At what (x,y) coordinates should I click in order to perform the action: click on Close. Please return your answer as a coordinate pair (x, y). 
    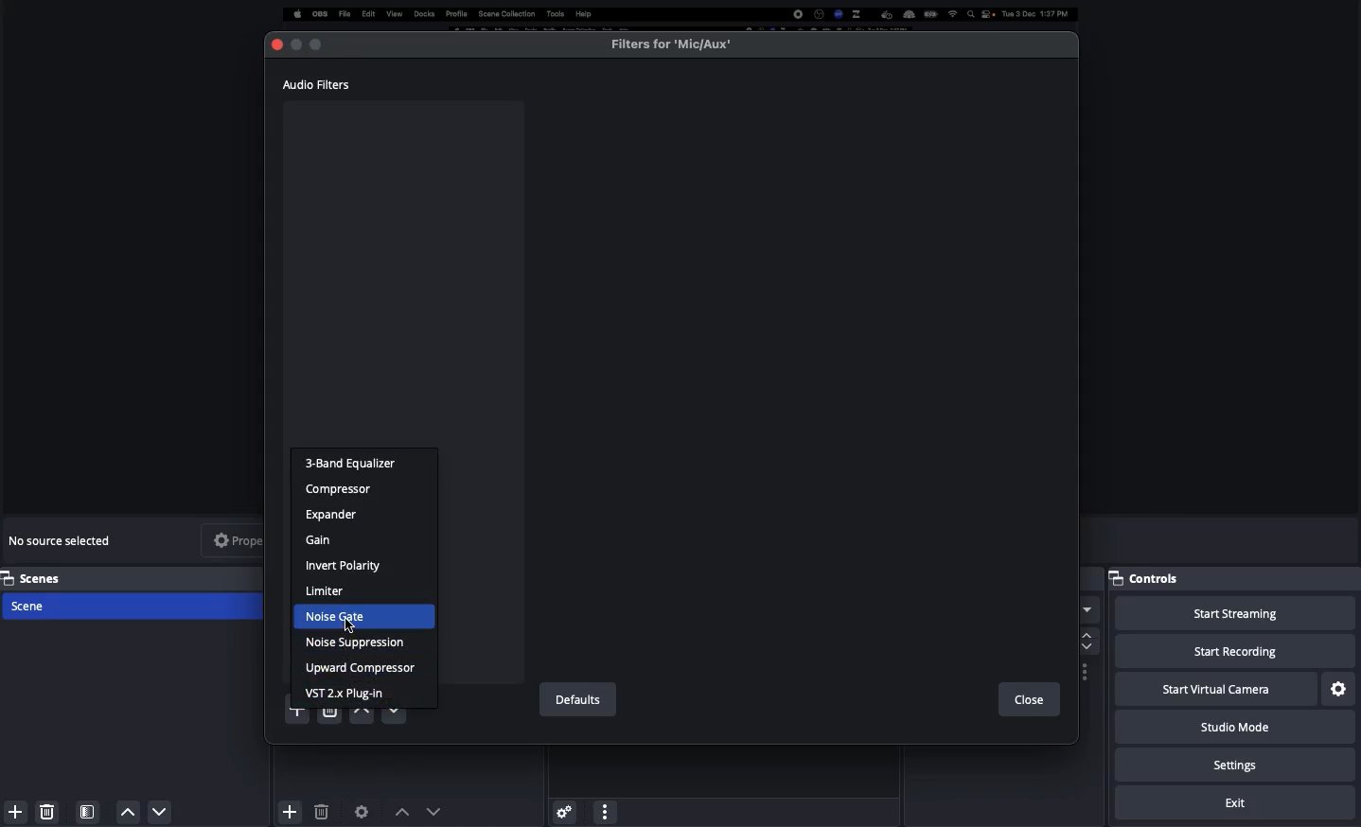
    Looking at the image, I should click on (1028, 700).